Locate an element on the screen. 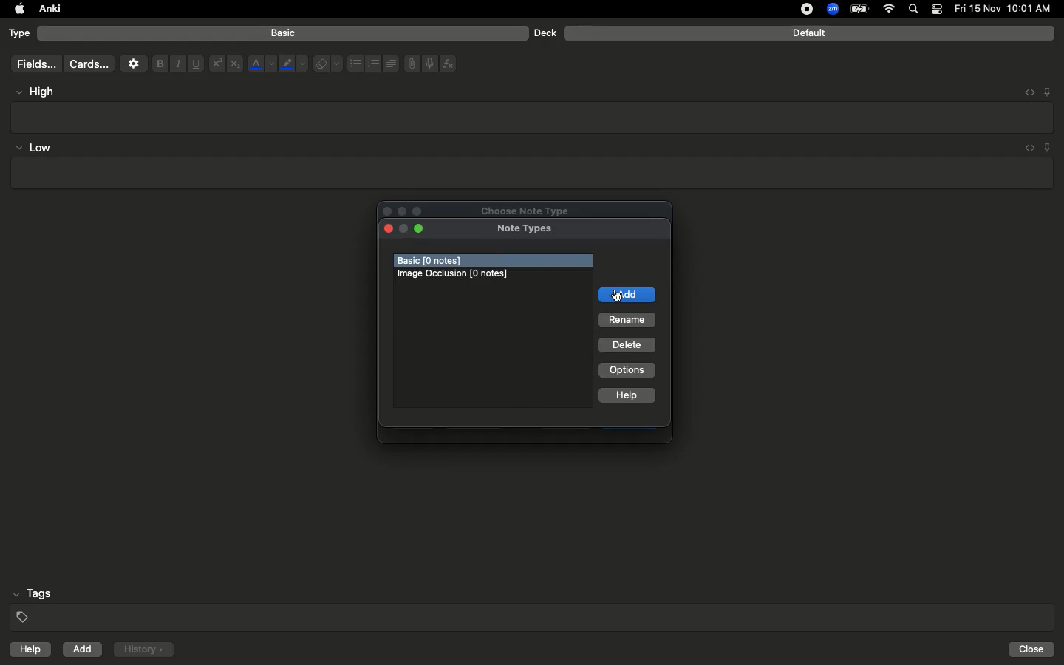  Textbox is located at coordinates (533, 117).